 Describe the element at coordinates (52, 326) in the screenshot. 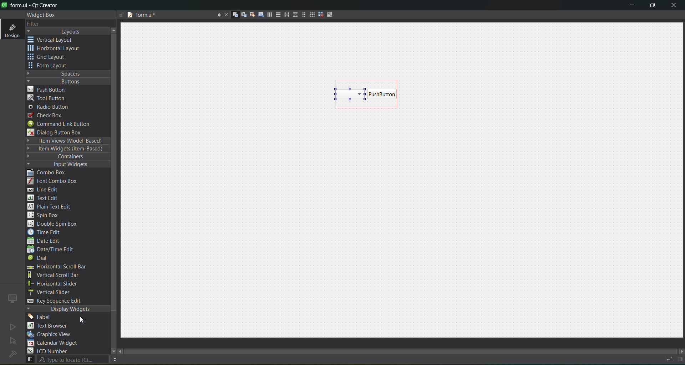

I see `text` at that location.